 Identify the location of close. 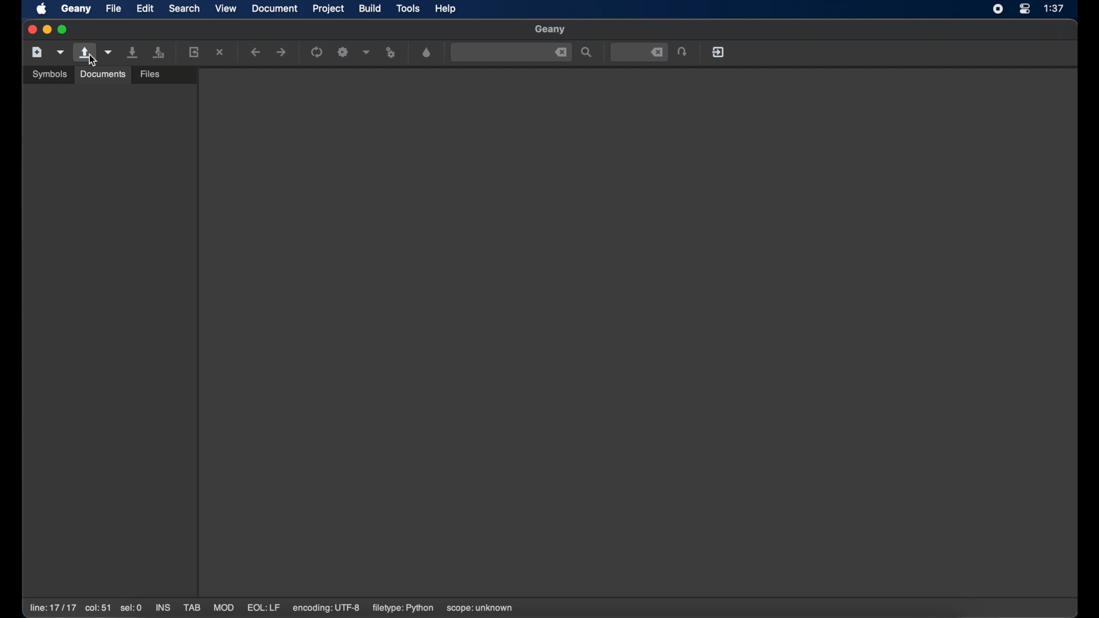
(31, 30).